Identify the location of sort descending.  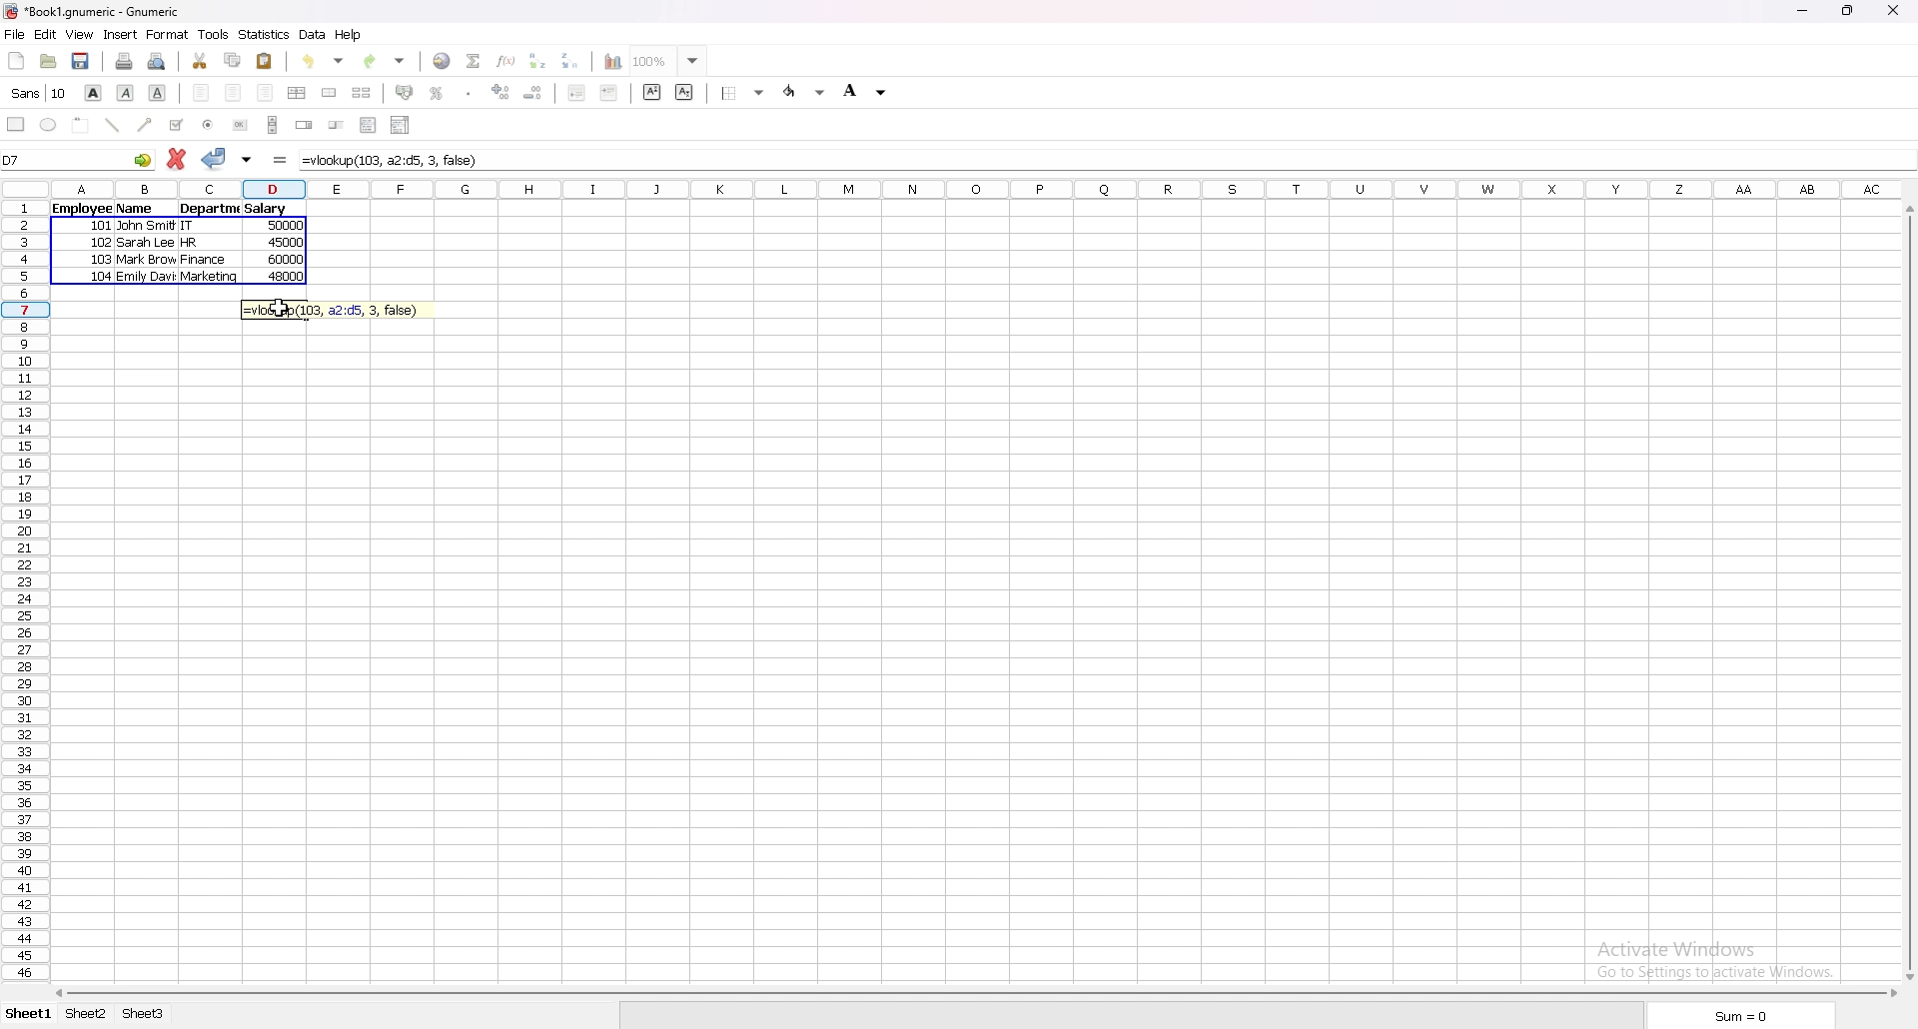
(571, 61).